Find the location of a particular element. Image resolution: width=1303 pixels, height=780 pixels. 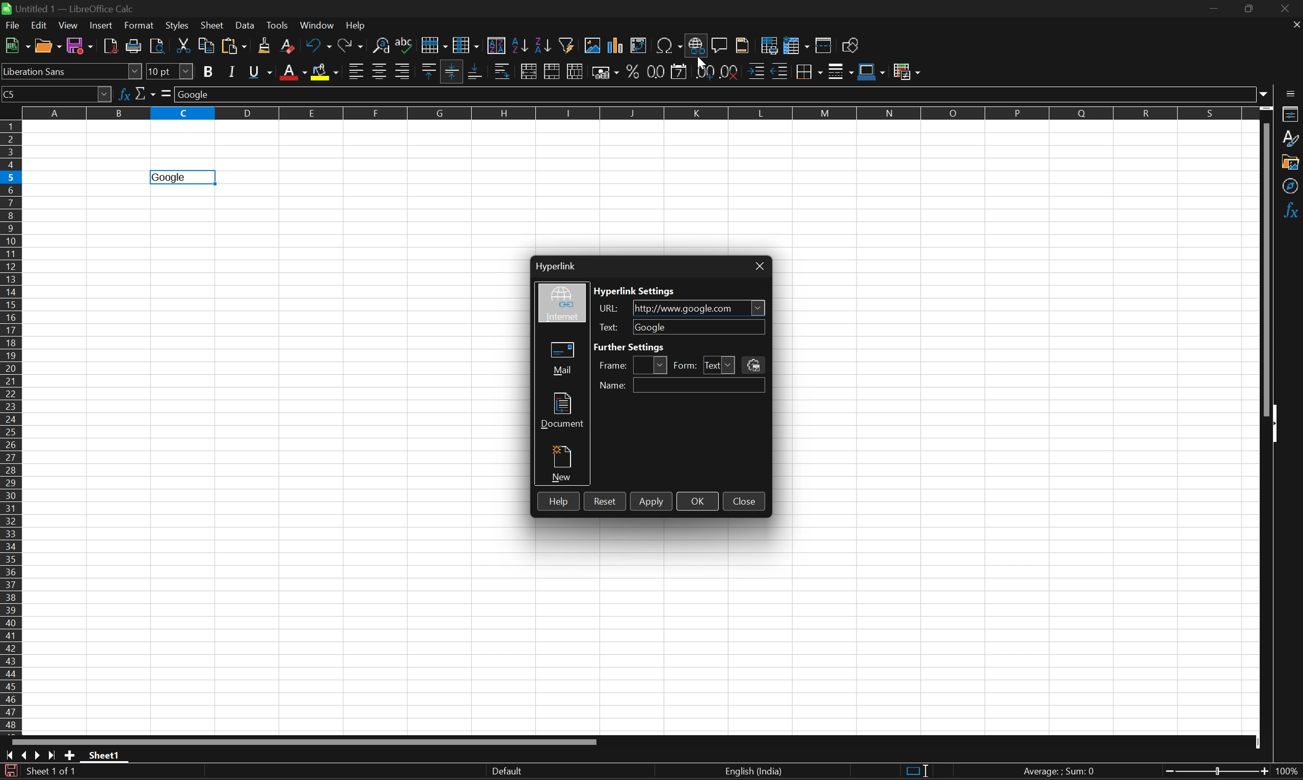

Drop down is located at coordinates (758, 307).